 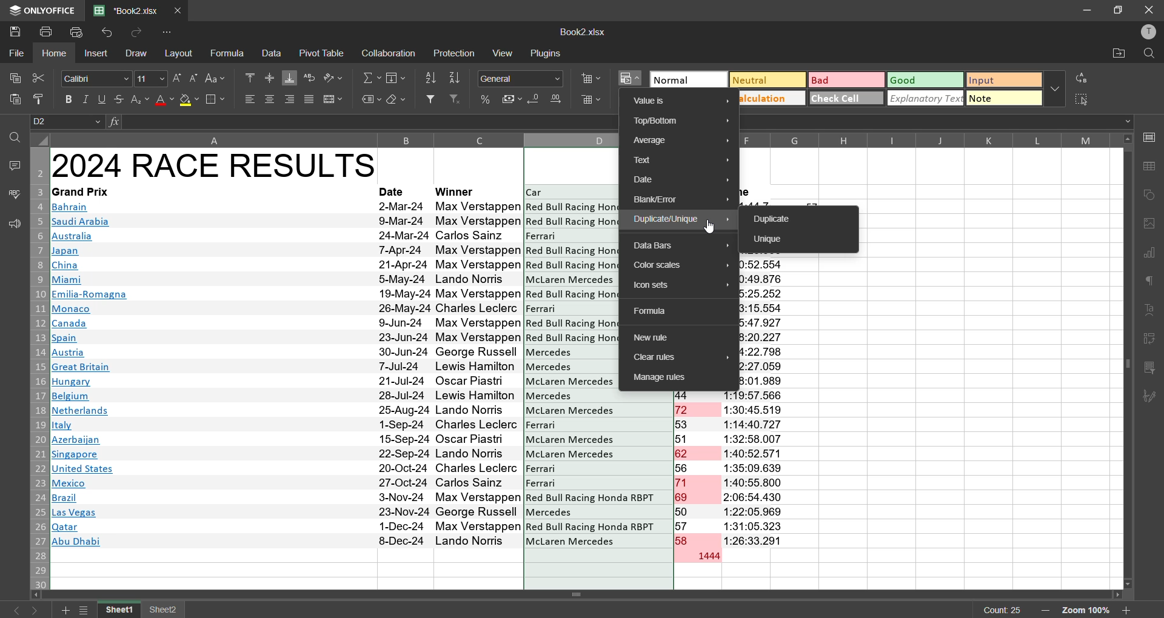 I want to click on car name, so click(x=571, y=368).